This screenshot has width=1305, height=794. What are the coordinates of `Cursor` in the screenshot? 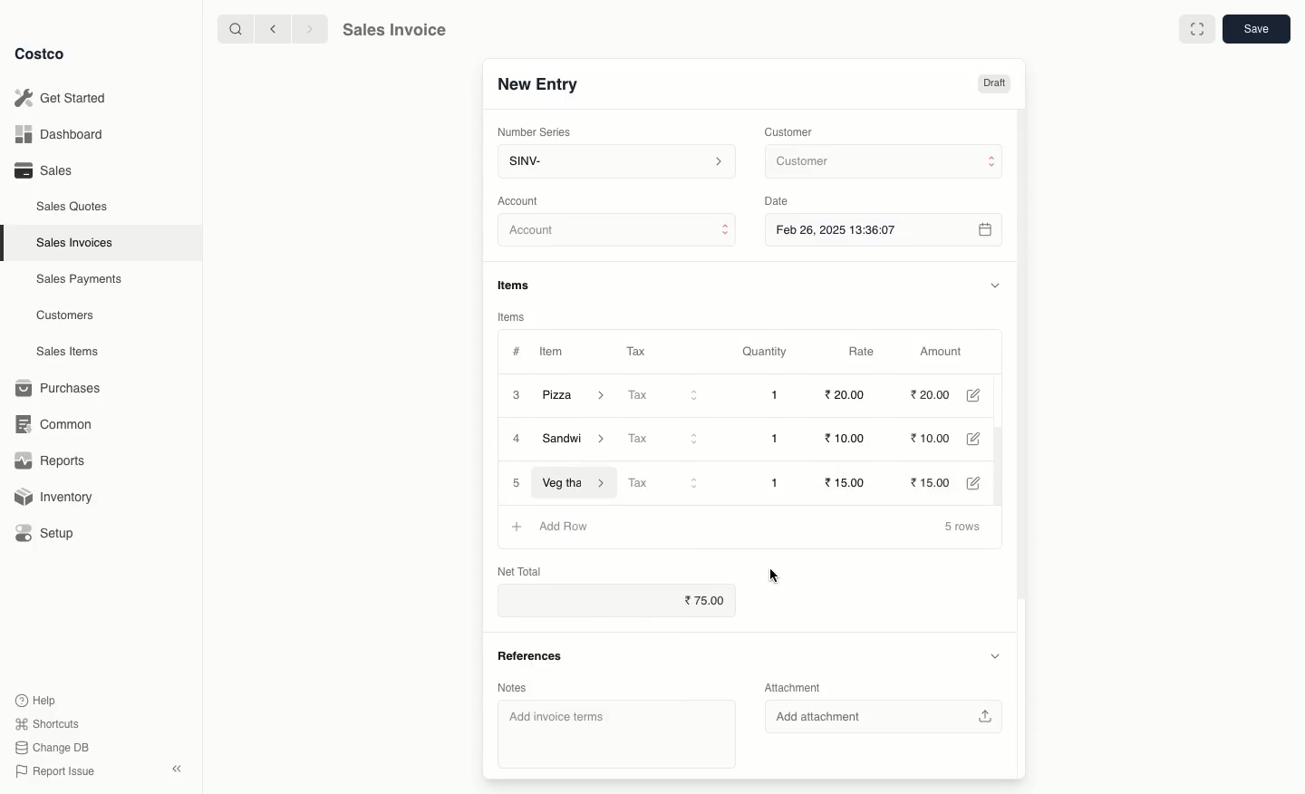 It's located at (778, 576).